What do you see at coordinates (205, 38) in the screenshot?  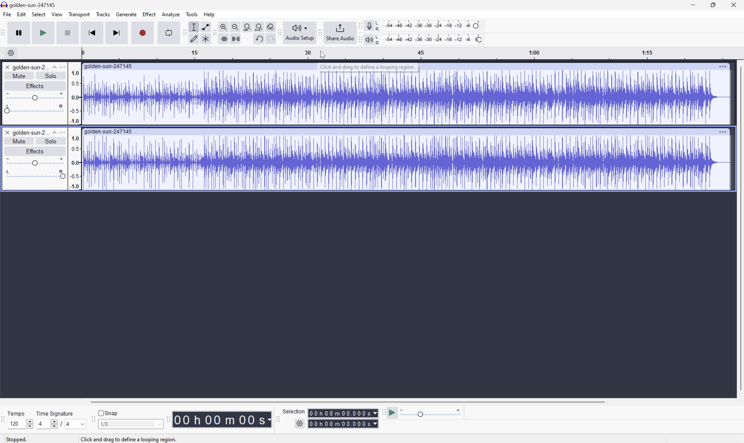 I see `Multi tool` at bounding box center [205, 38].